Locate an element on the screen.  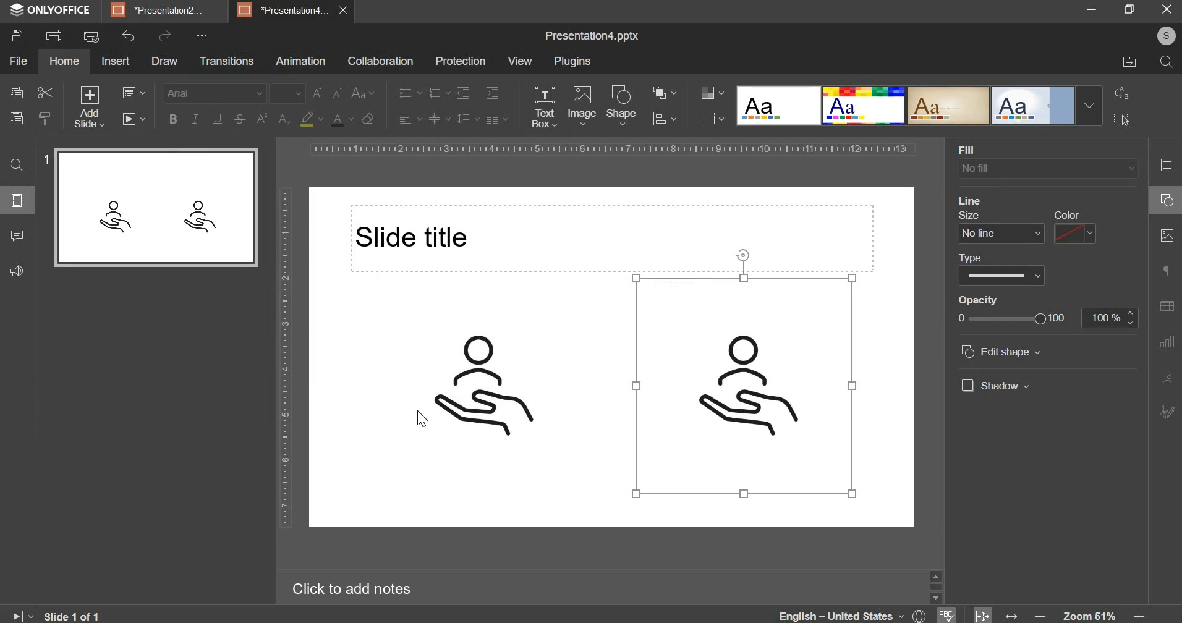
font is located at coordinates (215, 91).